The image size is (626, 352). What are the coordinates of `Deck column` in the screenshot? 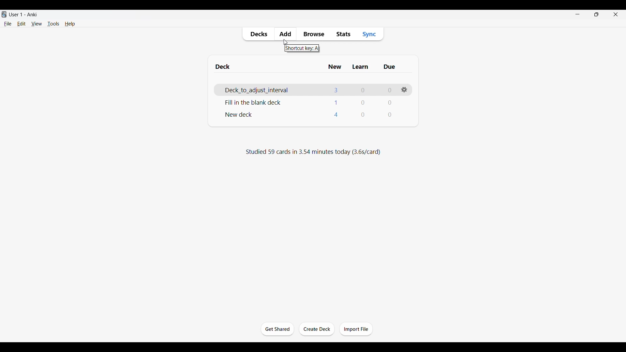 It's located at (268, 66).